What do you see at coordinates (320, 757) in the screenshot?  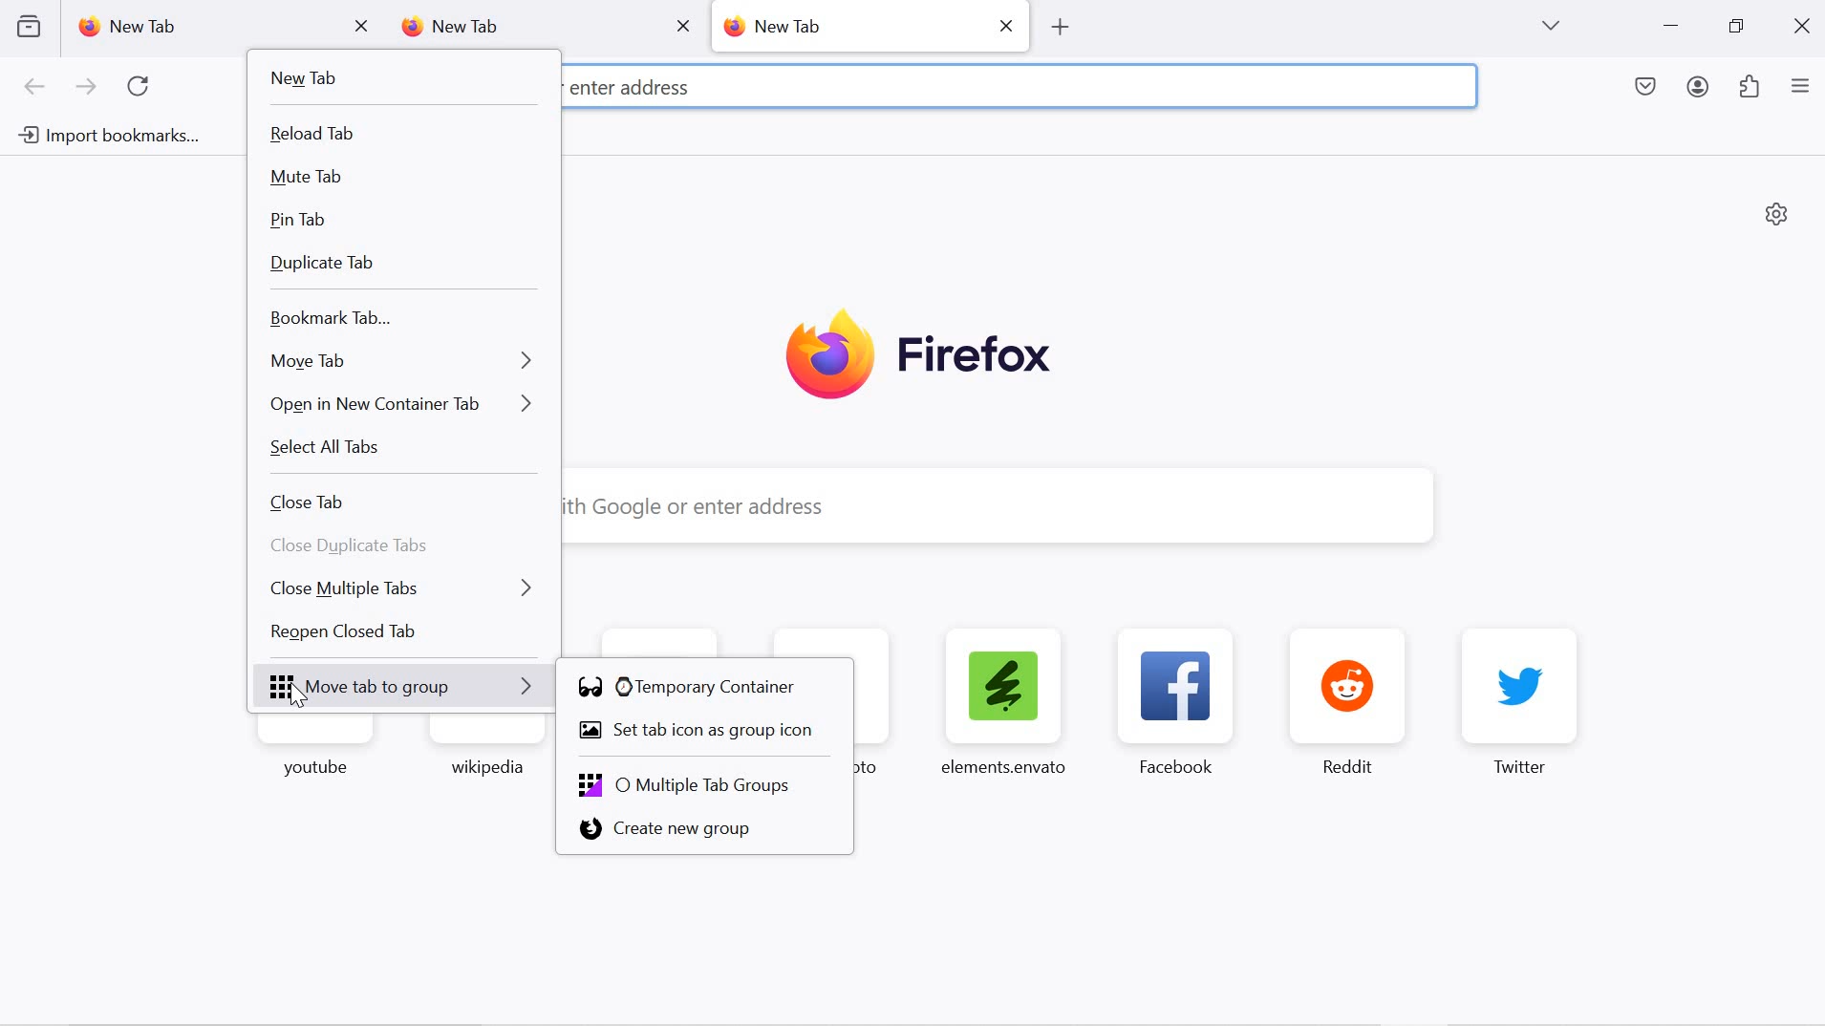 I see `youtube favorite` at bounding box center [320, 757].